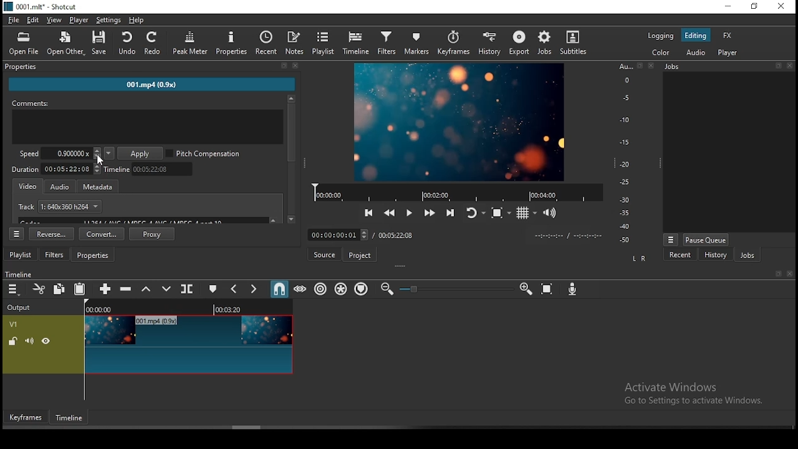 This screenshot has height=449, width=798. What do you see at coordinates (160, 85) in the screenshot?
I see `001.mp4 (0.9x)` at bounding box center [160, 85].